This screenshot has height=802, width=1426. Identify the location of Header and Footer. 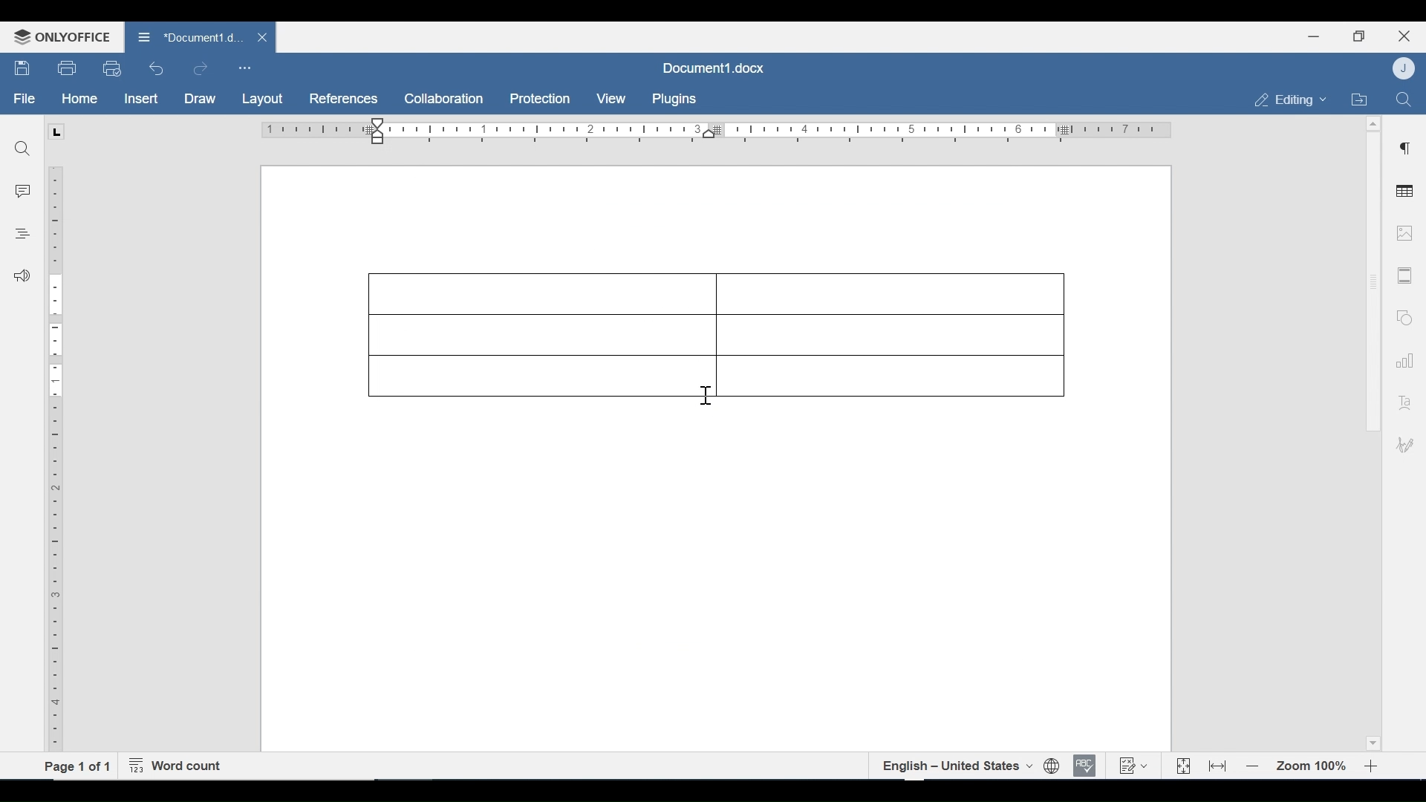
(1405, 276).